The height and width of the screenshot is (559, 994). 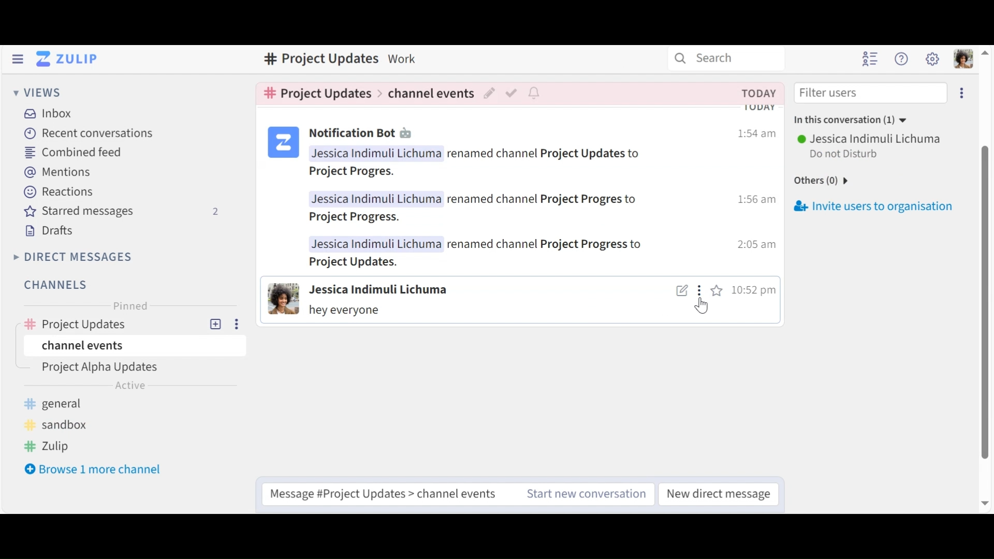 What do you see at coordinates (875, 206) in the screenshot?
I see `Invite users to organisation` at bounding box center [875, 206].